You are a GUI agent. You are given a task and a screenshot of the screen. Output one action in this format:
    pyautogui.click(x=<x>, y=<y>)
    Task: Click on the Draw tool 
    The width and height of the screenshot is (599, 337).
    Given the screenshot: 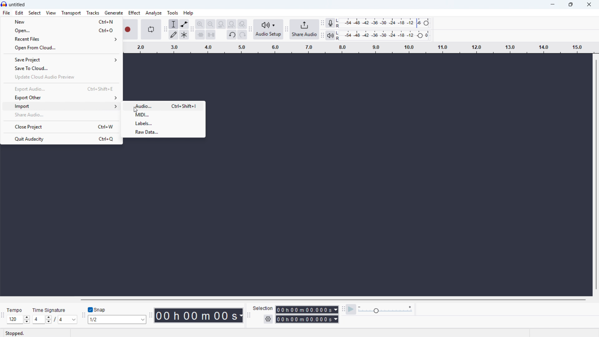 What is the action you would take?
    pyautogui.click(x=173, y=35)
    